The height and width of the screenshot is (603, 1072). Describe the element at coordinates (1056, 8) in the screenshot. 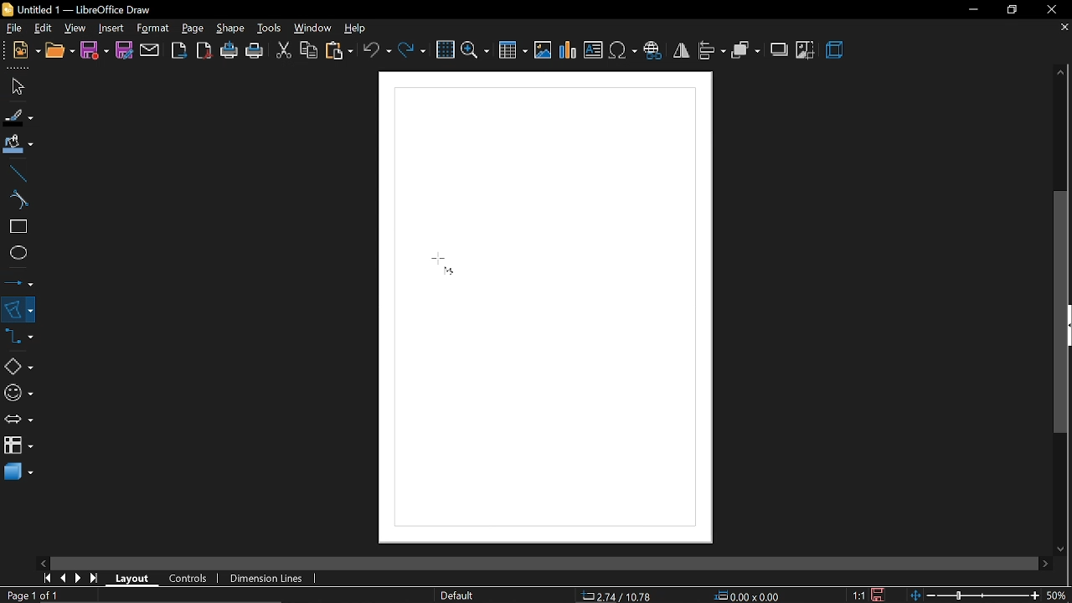

I see `close` at that location.